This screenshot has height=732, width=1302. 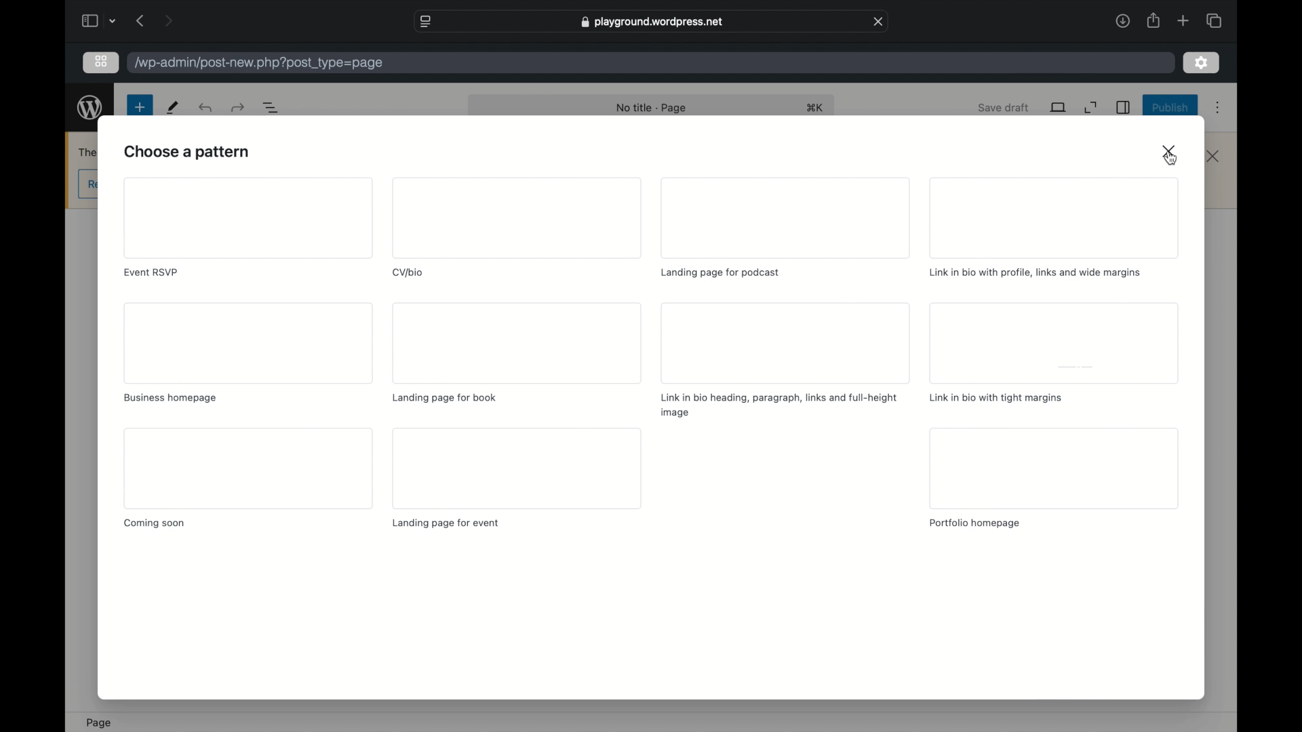 What do you see at coordinates (995, 399) in the screenshot?
I see `link in bio with tight margins` at bounding box center [995, 399].